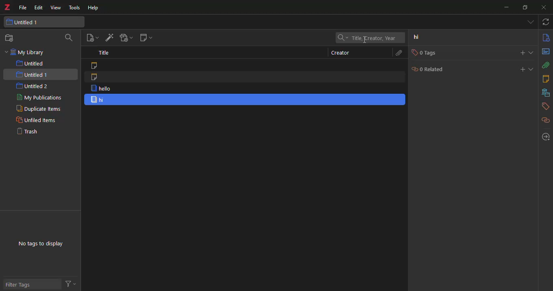 The image size is (553, 291). What do you see at coordinates (39, 8) in the screenshot?
I see `edit` at bounding box center [39, 8].